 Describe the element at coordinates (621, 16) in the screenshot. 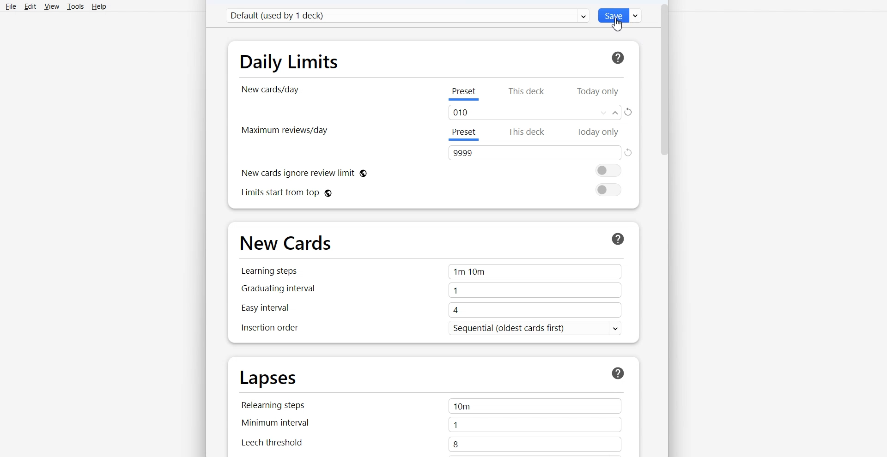

I see `Save` at that location.